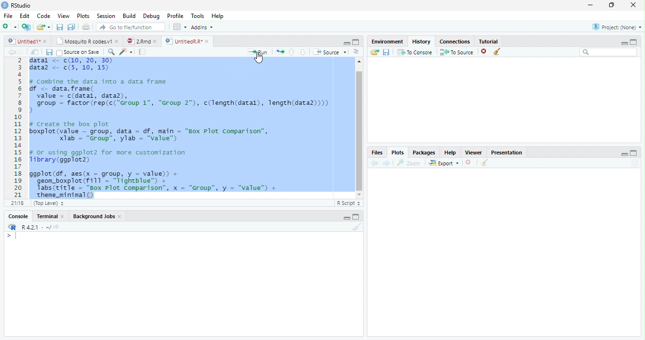 This screenshot has width=645, height=340. I want to click on Minimize, so click(624, 154).